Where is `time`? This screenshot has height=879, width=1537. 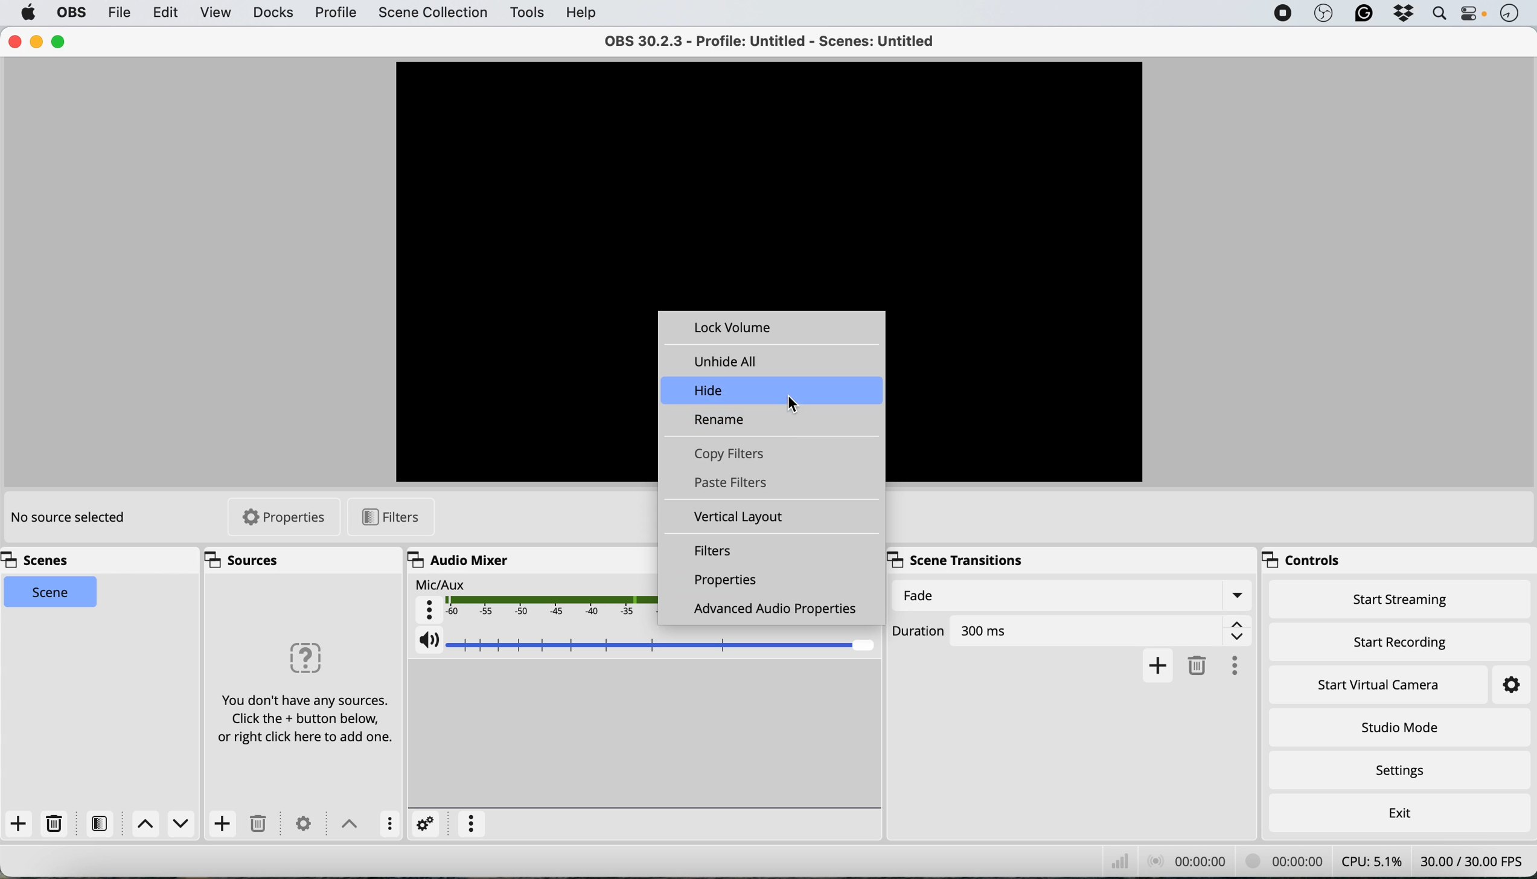
time is located at coordinates (1513, 14).